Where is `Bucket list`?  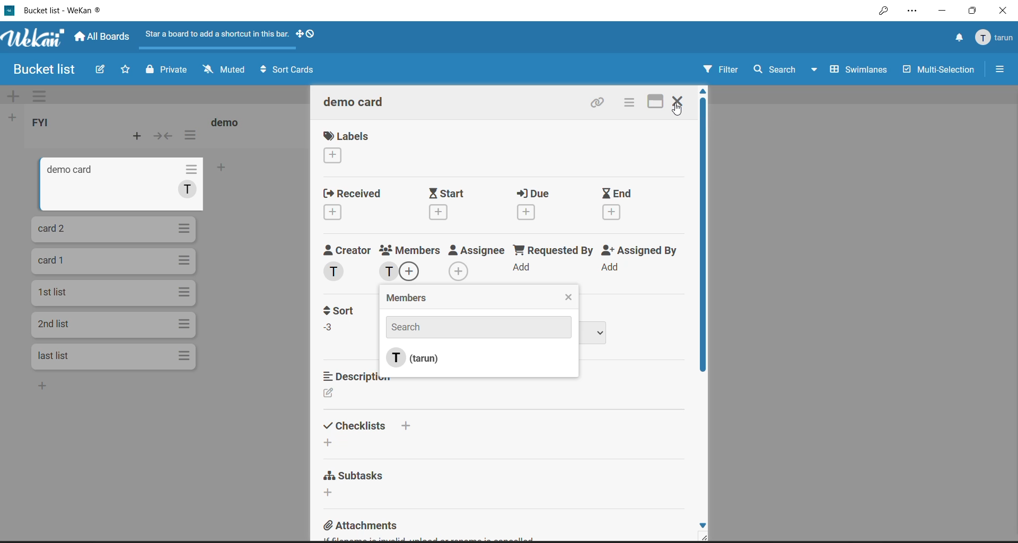
Bucket list is located at coordinates (42, 68).